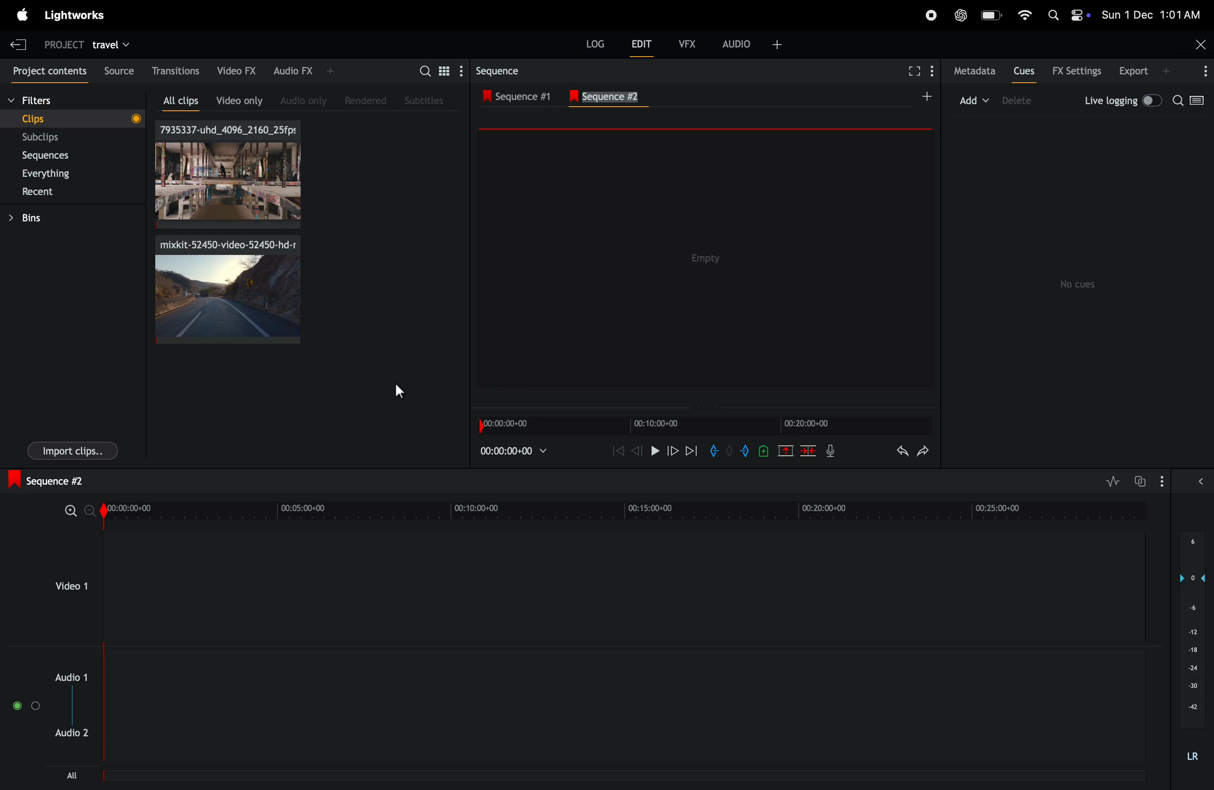  What do you see at coordinates (595, 44) in the screenshot?
I see `LOG` at bounding box center [595, 44].